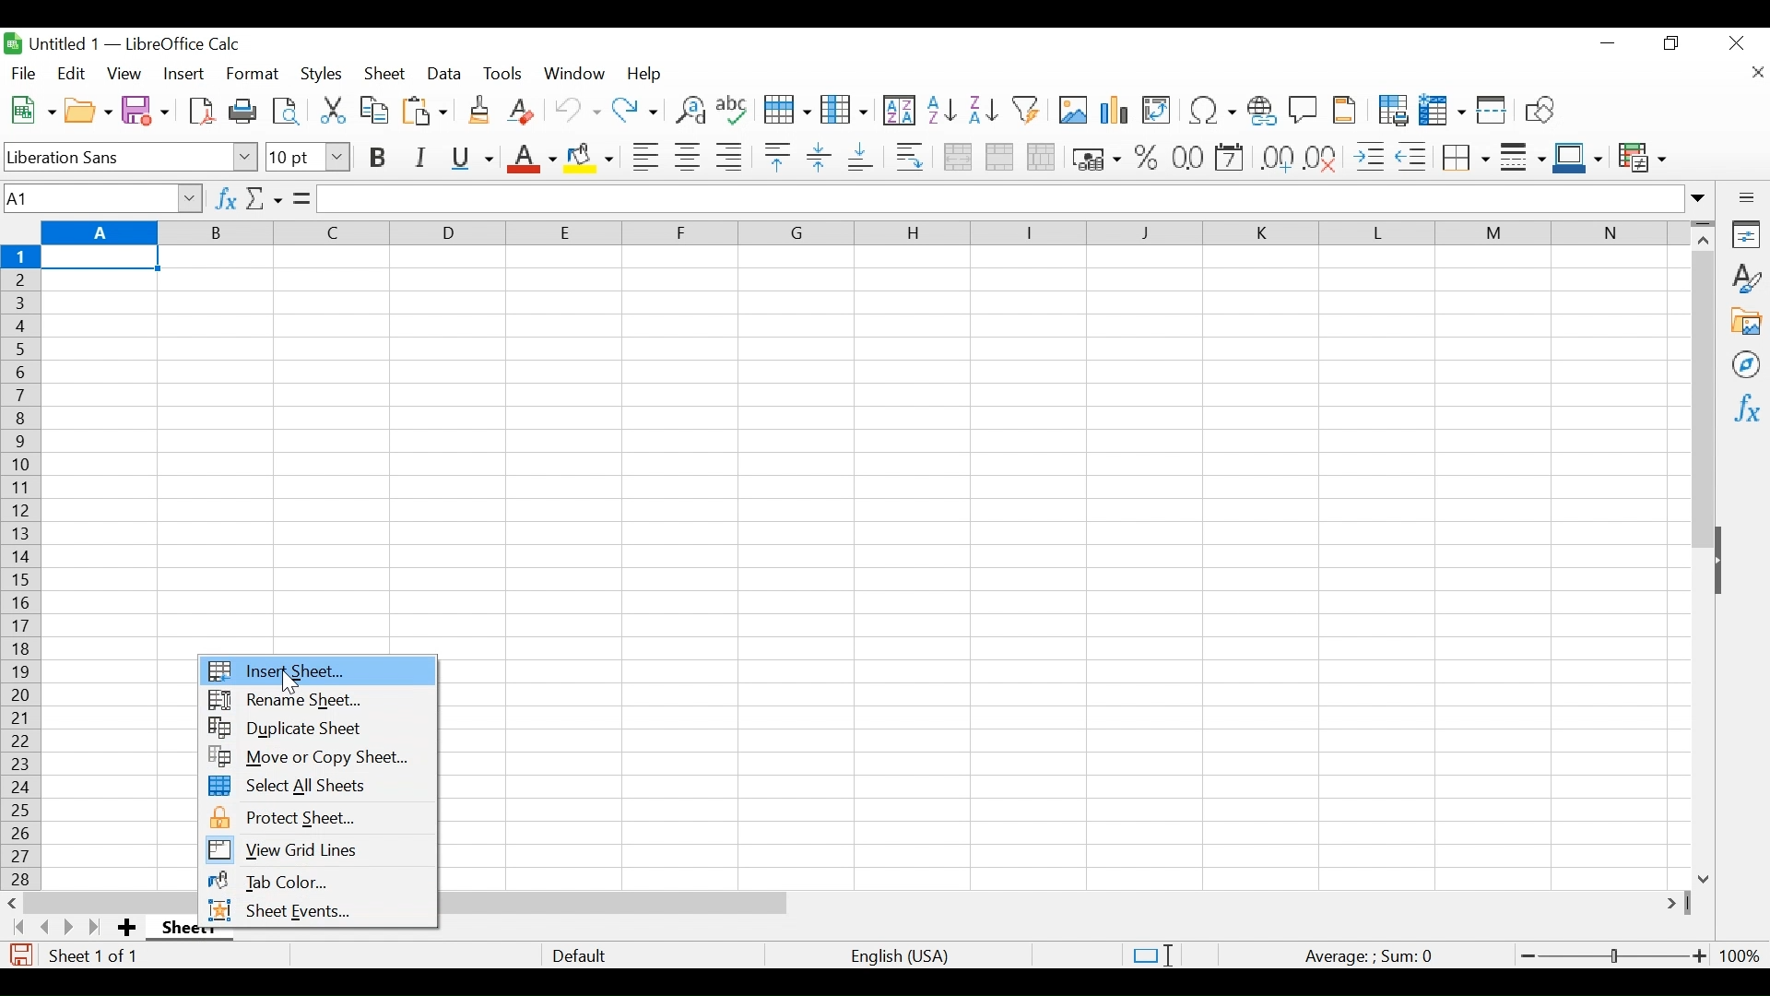  I want to click on minimize, so click(1607, 42).